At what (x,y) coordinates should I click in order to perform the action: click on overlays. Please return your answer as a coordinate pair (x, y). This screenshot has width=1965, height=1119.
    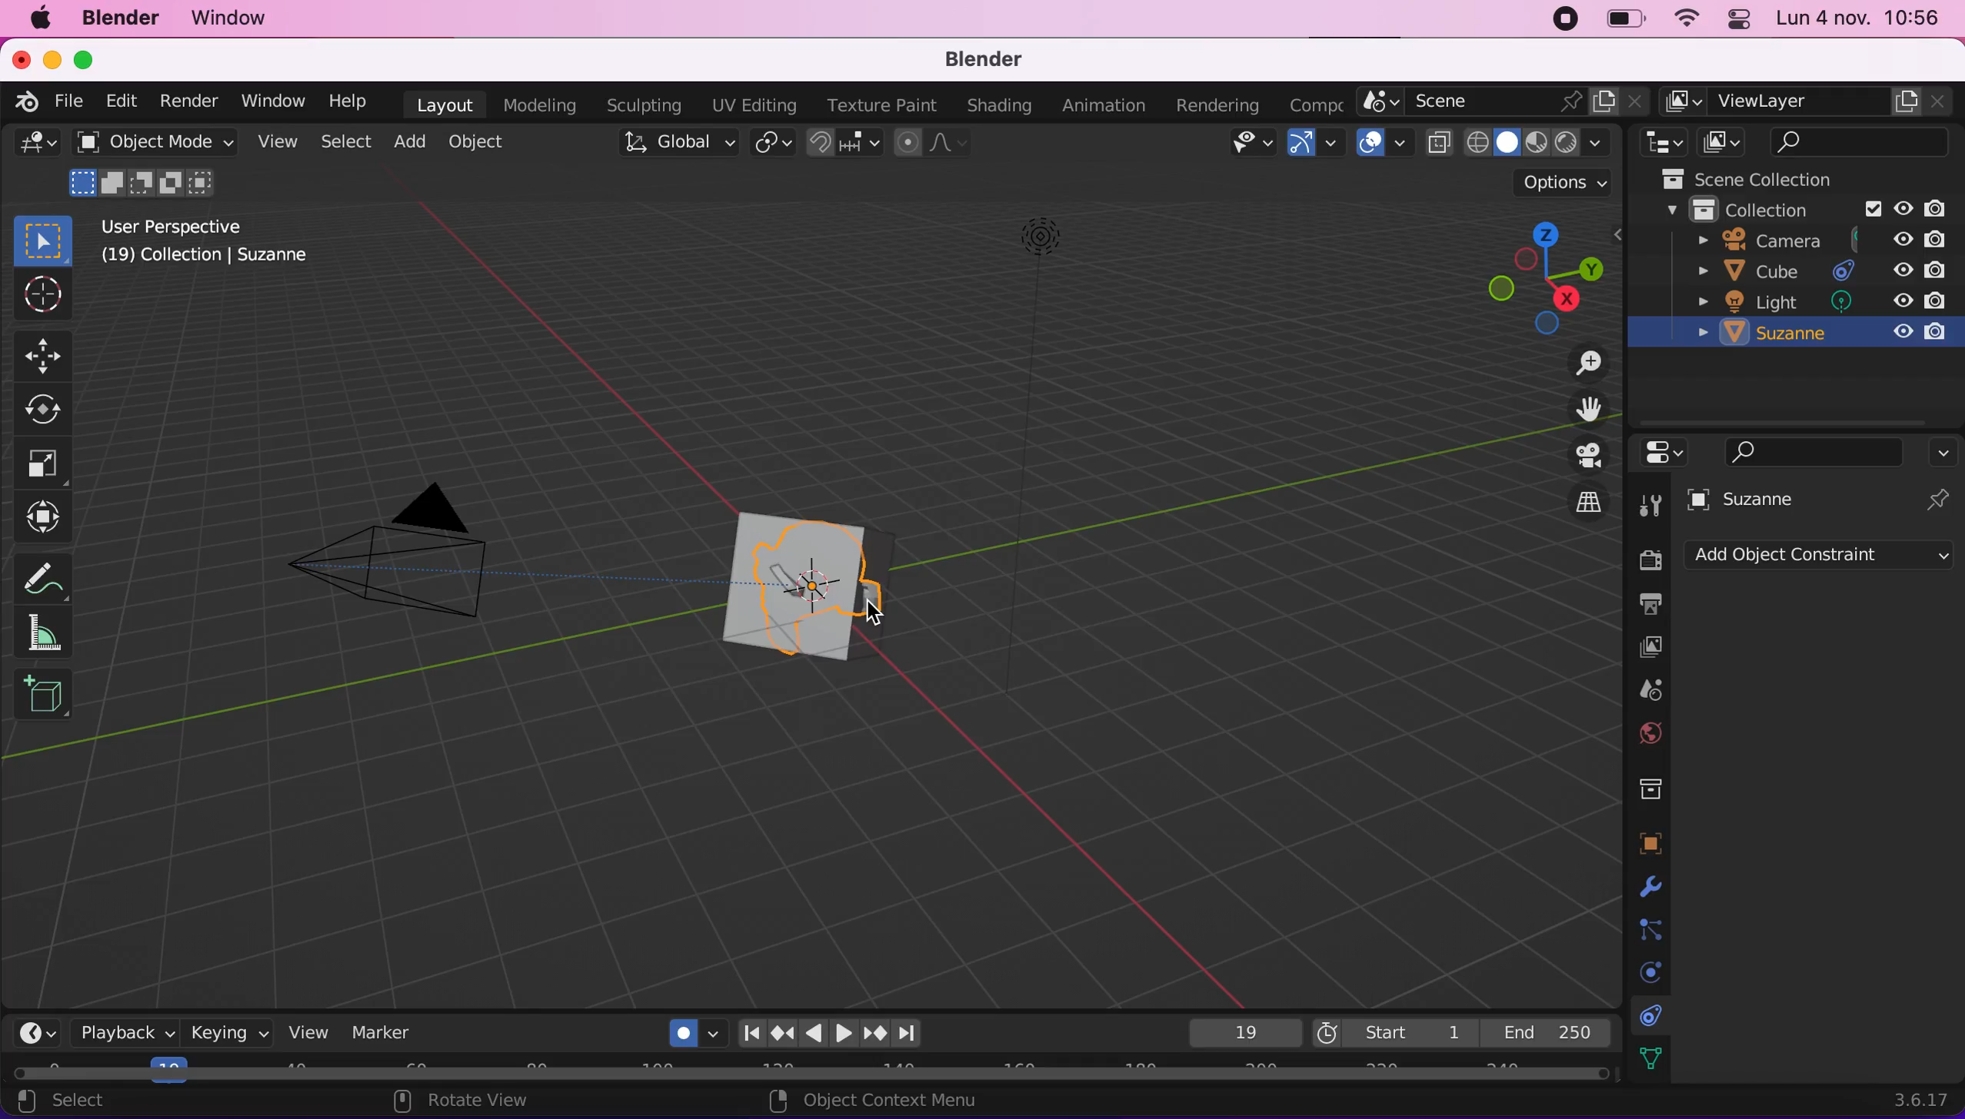
    Looking at the image, I should click on (1403, 145).